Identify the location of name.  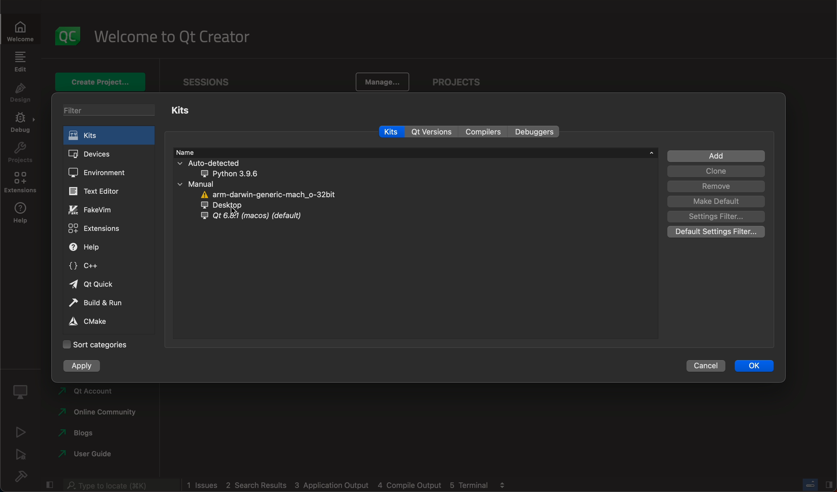
(414, 152).